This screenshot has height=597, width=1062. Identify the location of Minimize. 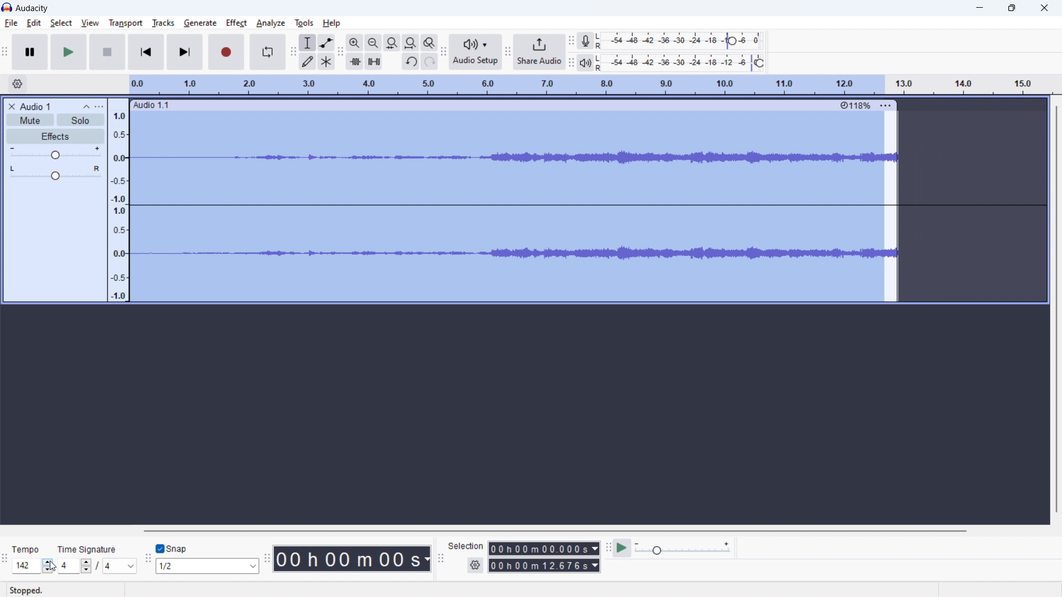
(978, 8).